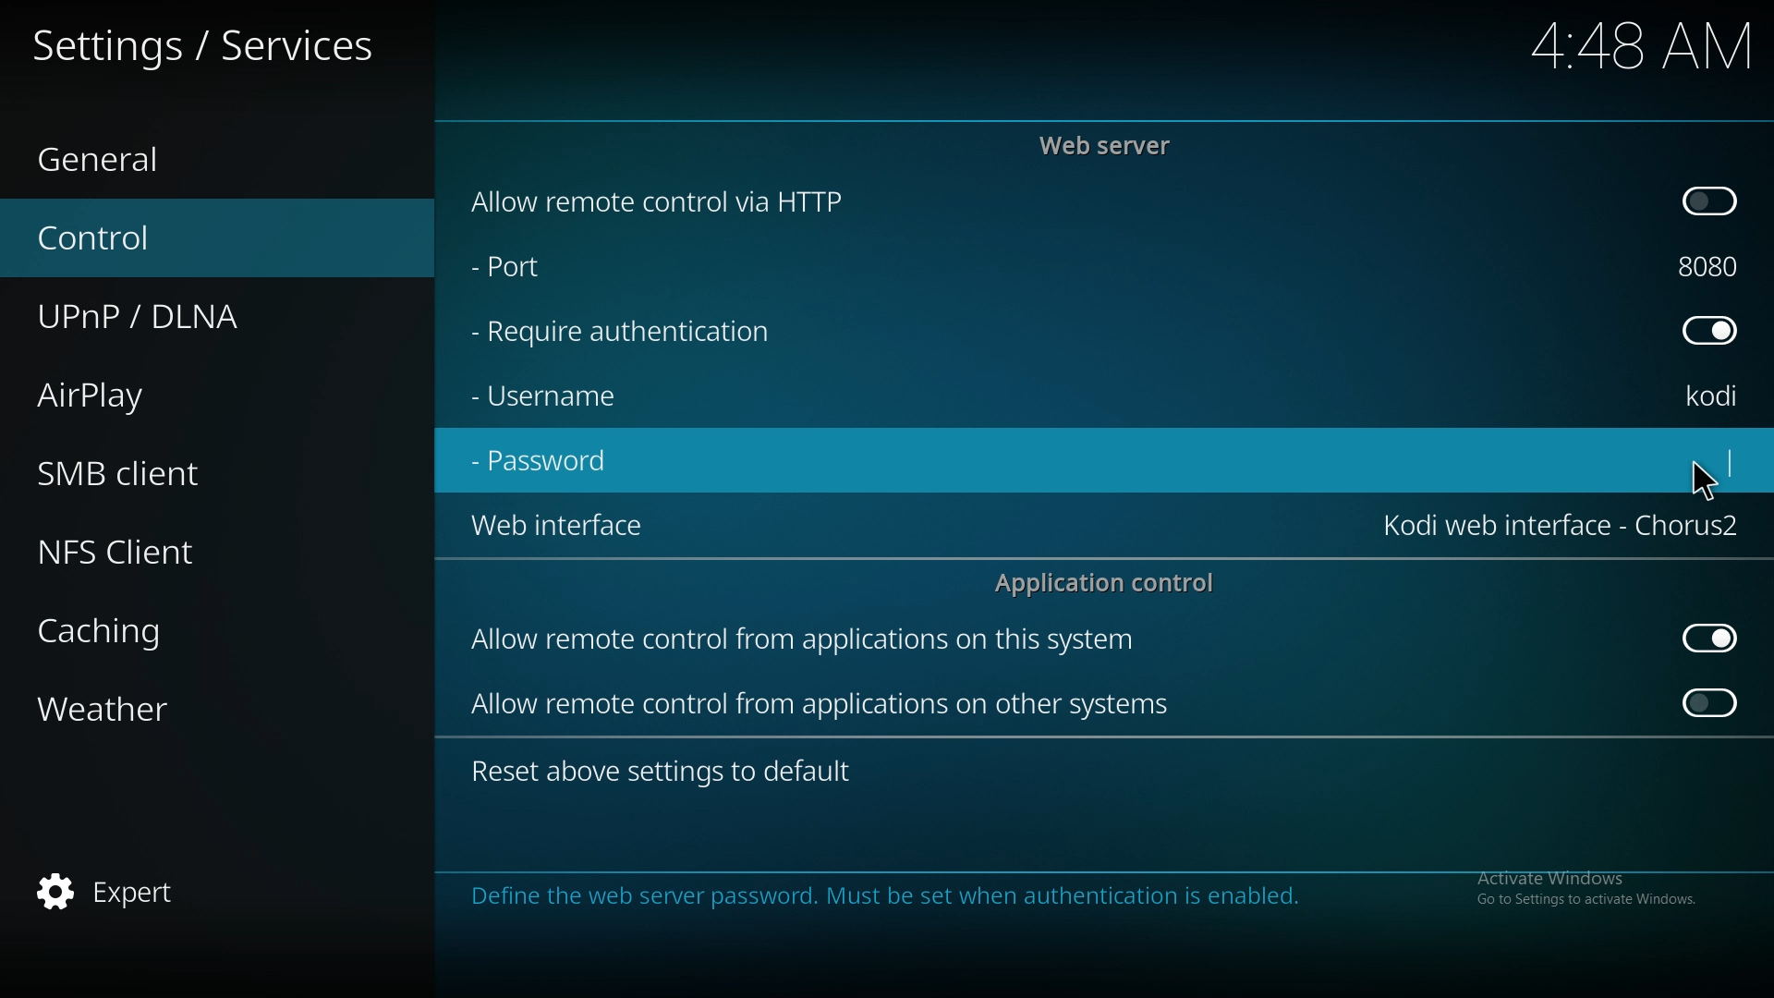  I want to click on general, so click(130, 152).